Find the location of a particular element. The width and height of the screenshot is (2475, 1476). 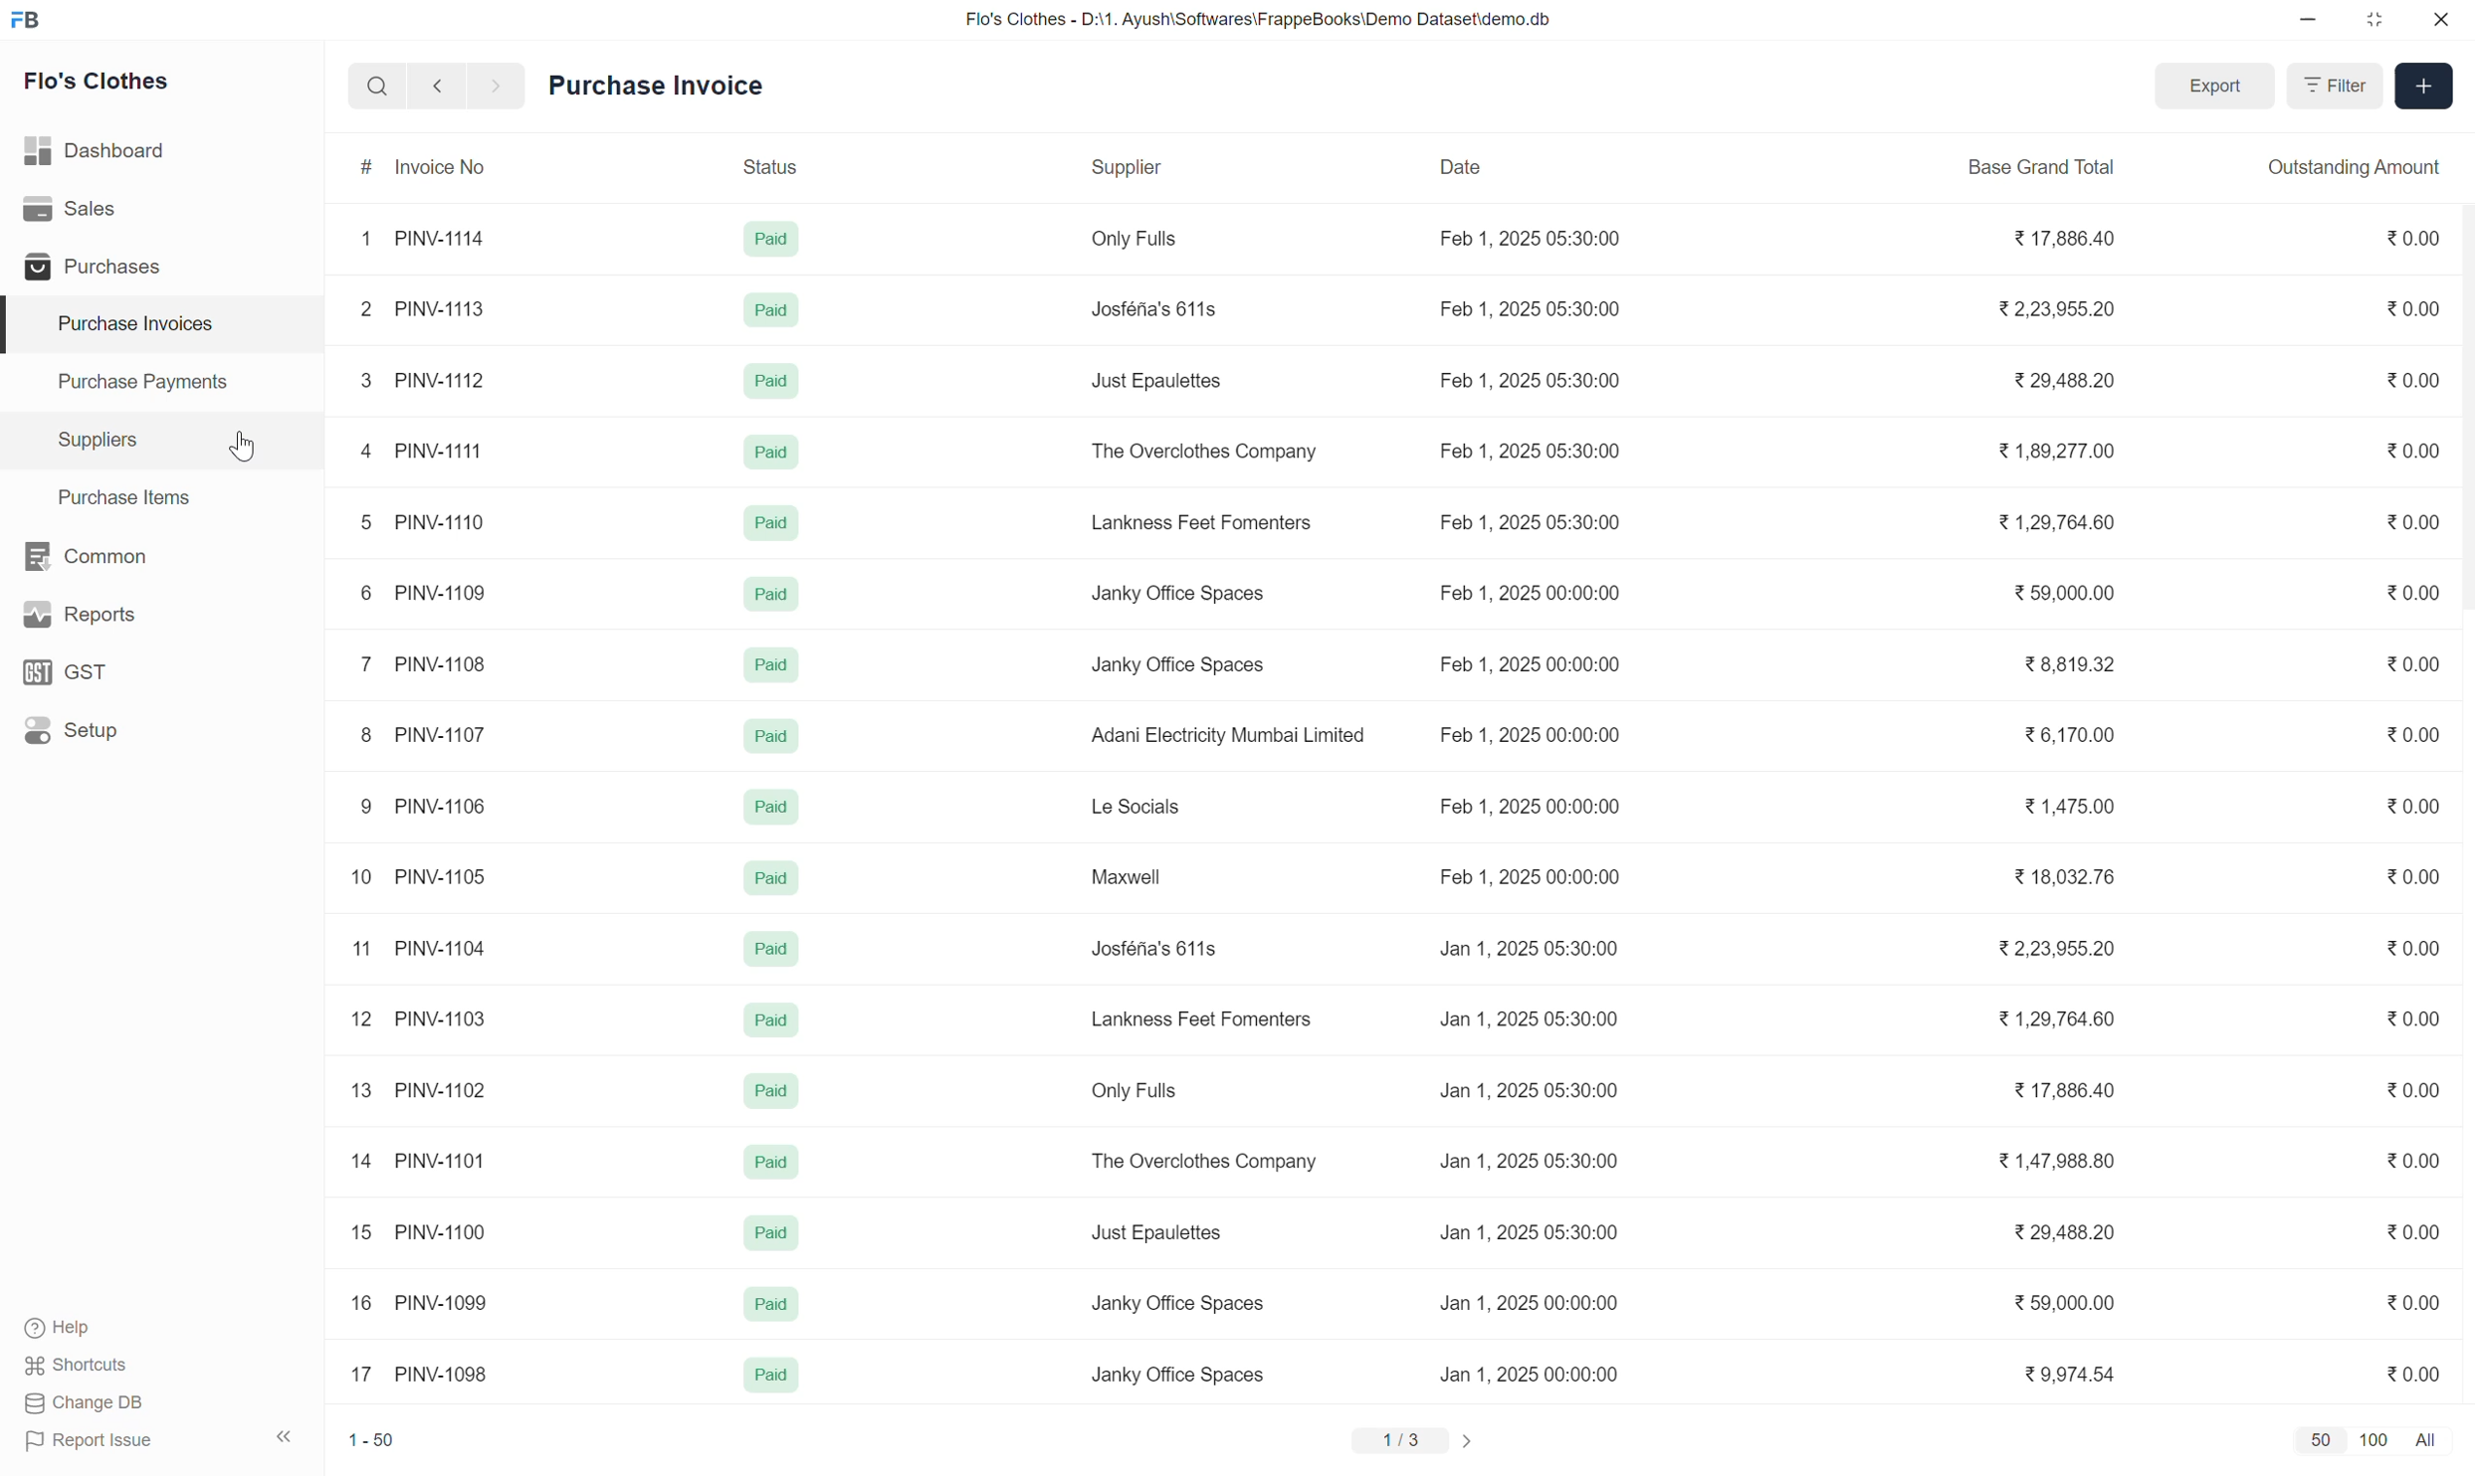

Feb 1, 2025 00:00:00 is located at coordinates (1535, 736).